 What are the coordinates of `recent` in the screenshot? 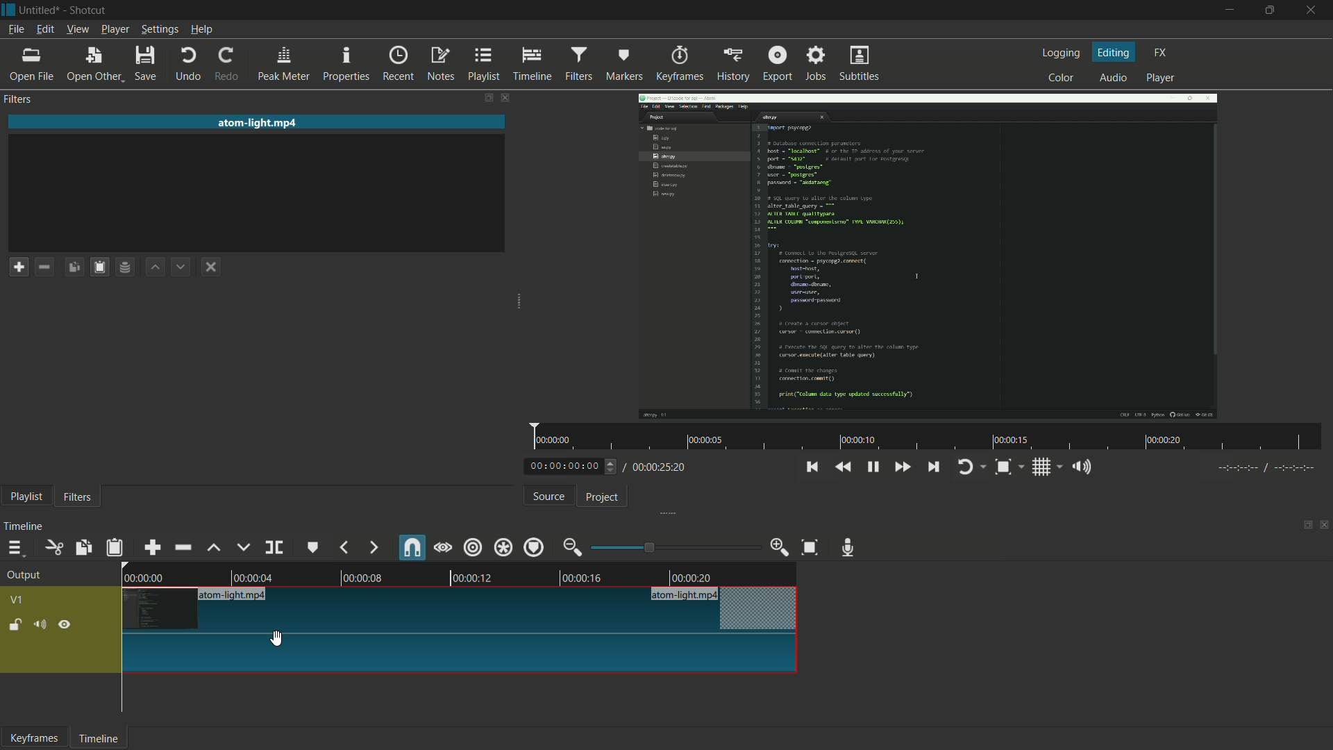 It's located at (399, 63).